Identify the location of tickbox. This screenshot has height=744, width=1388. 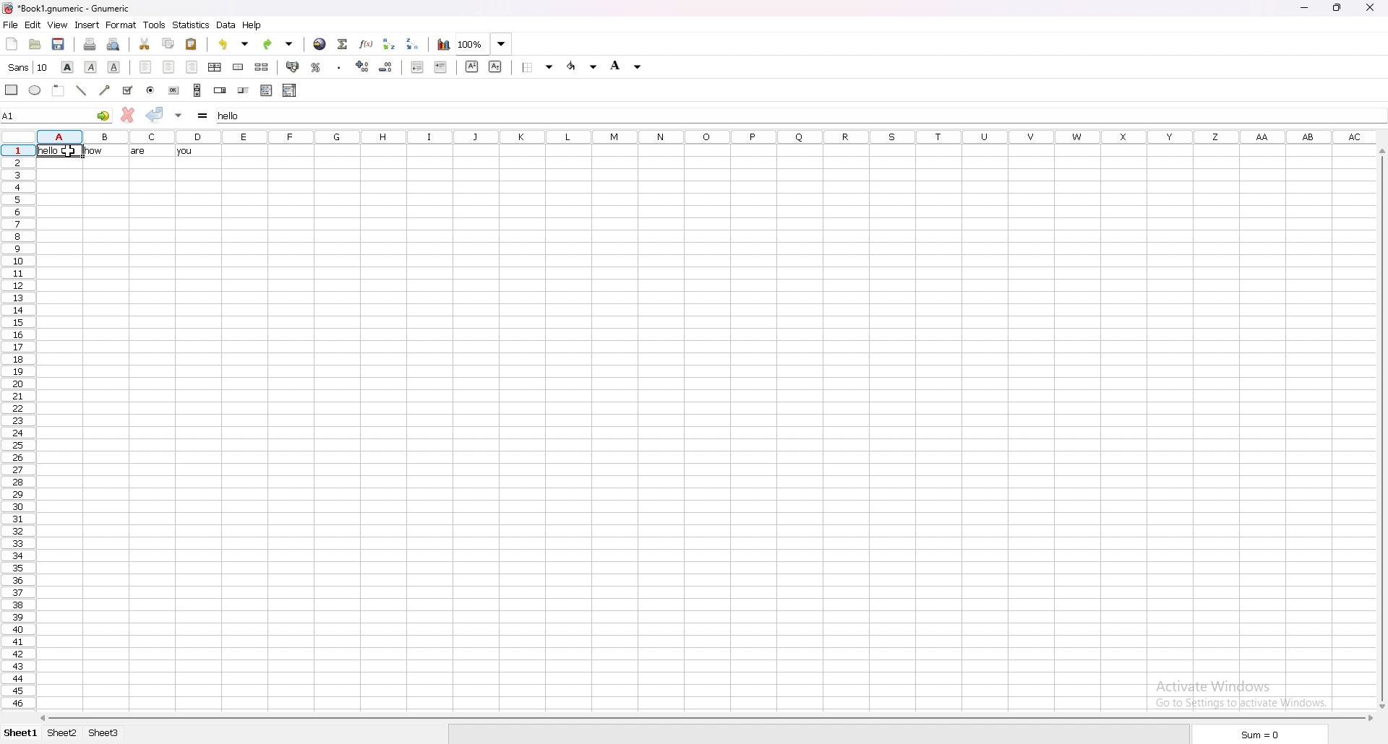
(127, 90).